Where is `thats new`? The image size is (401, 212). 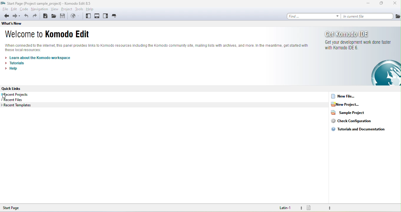 thats new is located at coordinates (11, 23).